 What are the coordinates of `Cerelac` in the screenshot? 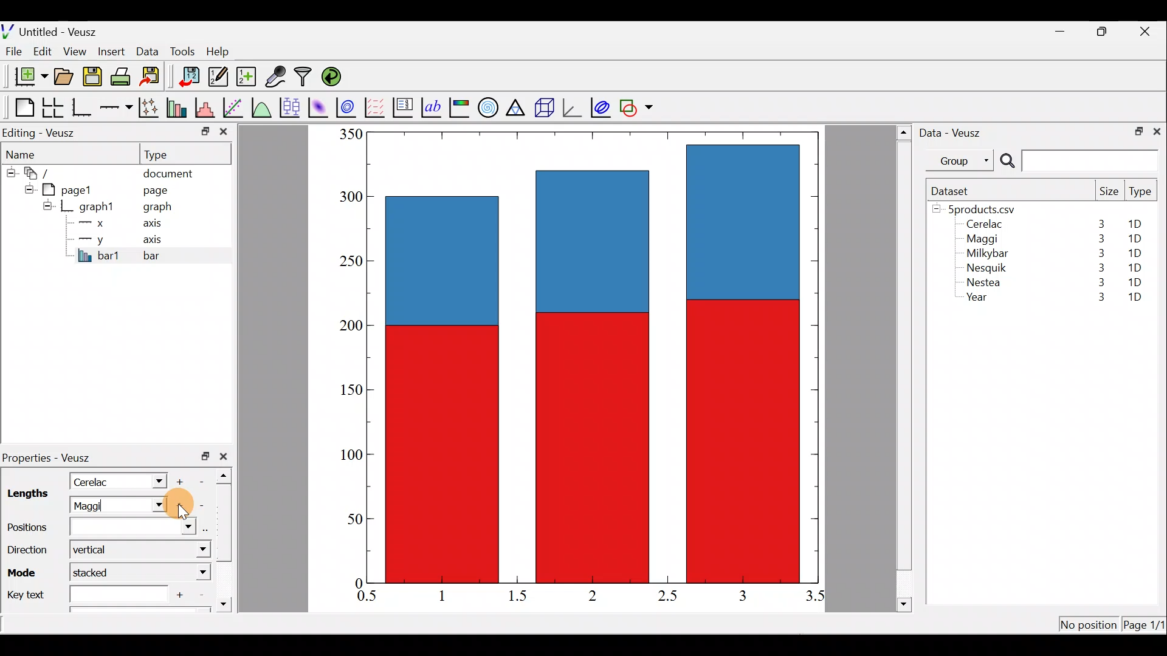 It's located at (982, 225).